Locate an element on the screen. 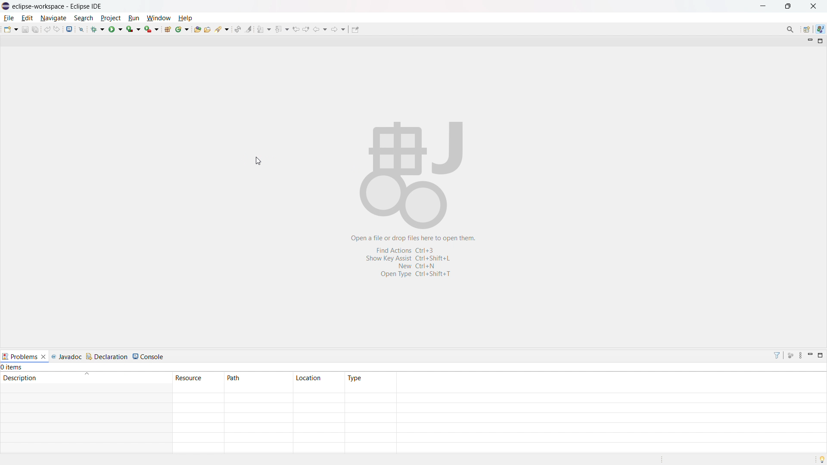 Image resolution: width=827 pixels, height=465 pixels. IDE Welcome Screen Icon is located at coordinates (410, 175).